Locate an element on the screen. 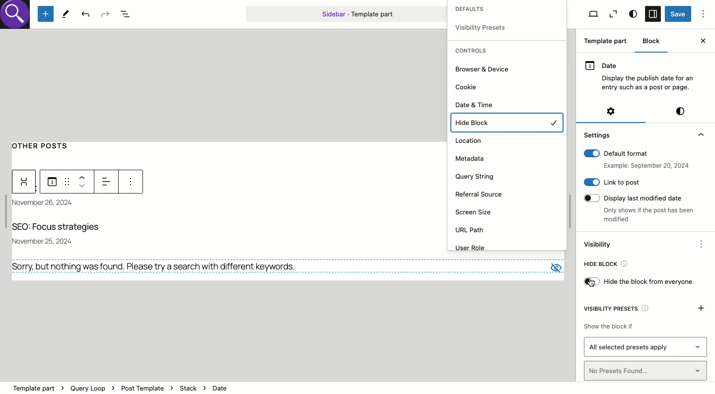 This screenshot has width=715, height=394. Options is located at coordinates (702, 243).